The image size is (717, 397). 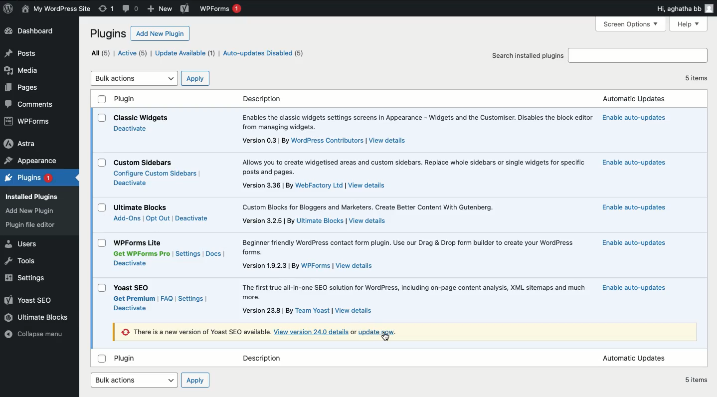 What do you see at coordinates (264, 359) in the screenshot?
I see `Description` at bounding box center [264, 359].